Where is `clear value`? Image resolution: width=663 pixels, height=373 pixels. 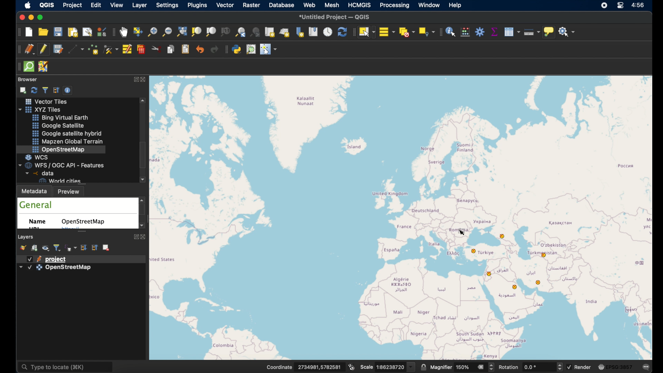 clear value is located at coordinates (480, 366).